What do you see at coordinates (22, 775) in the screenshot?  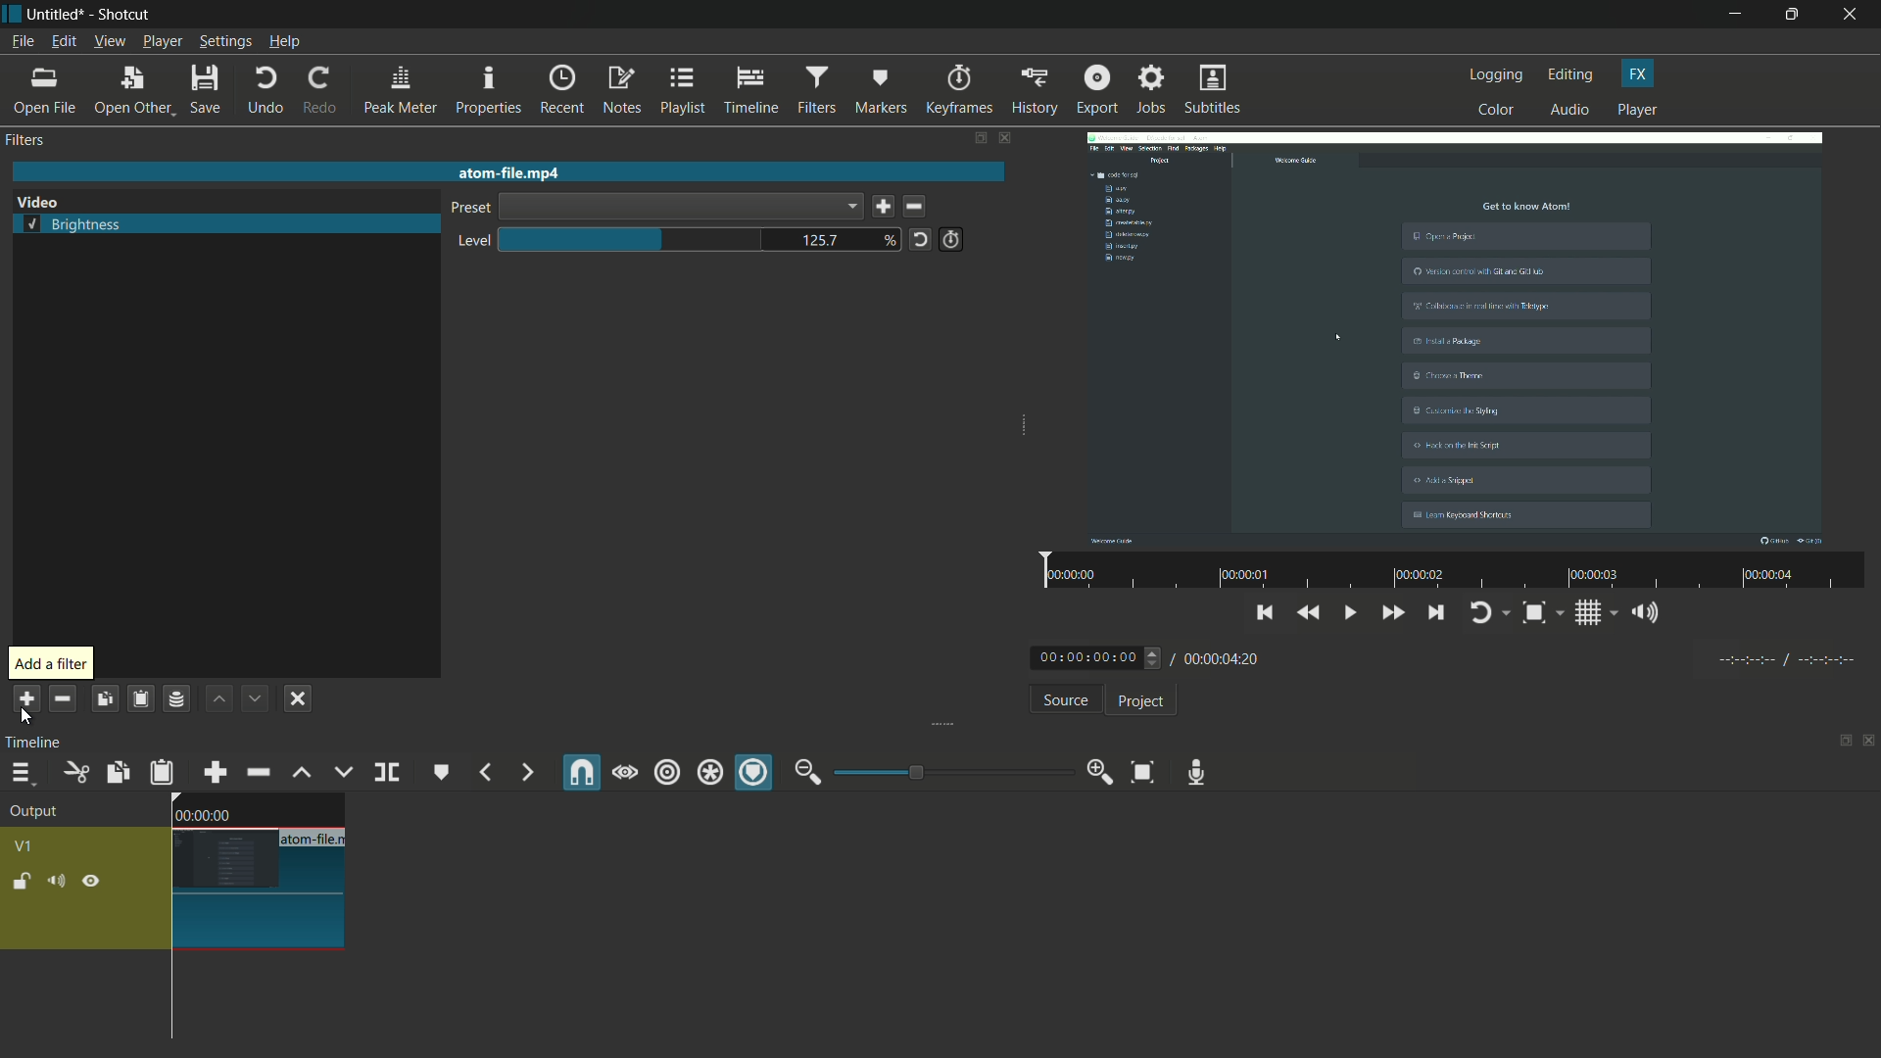 I see `timeline menu` at bounding box center [22, 775].